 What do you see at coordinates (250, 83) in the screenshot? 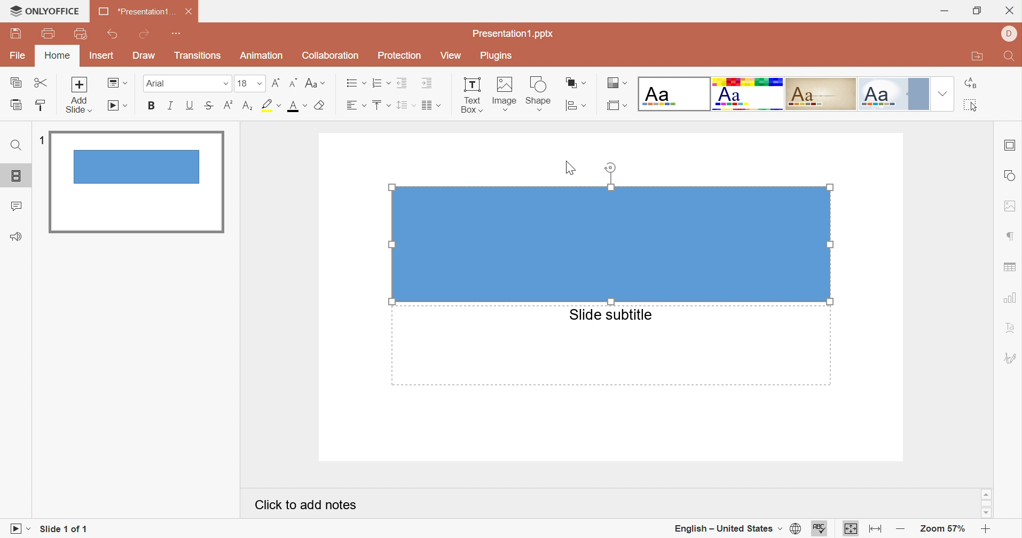
I see `Font size` at bounding box center [250, 83].